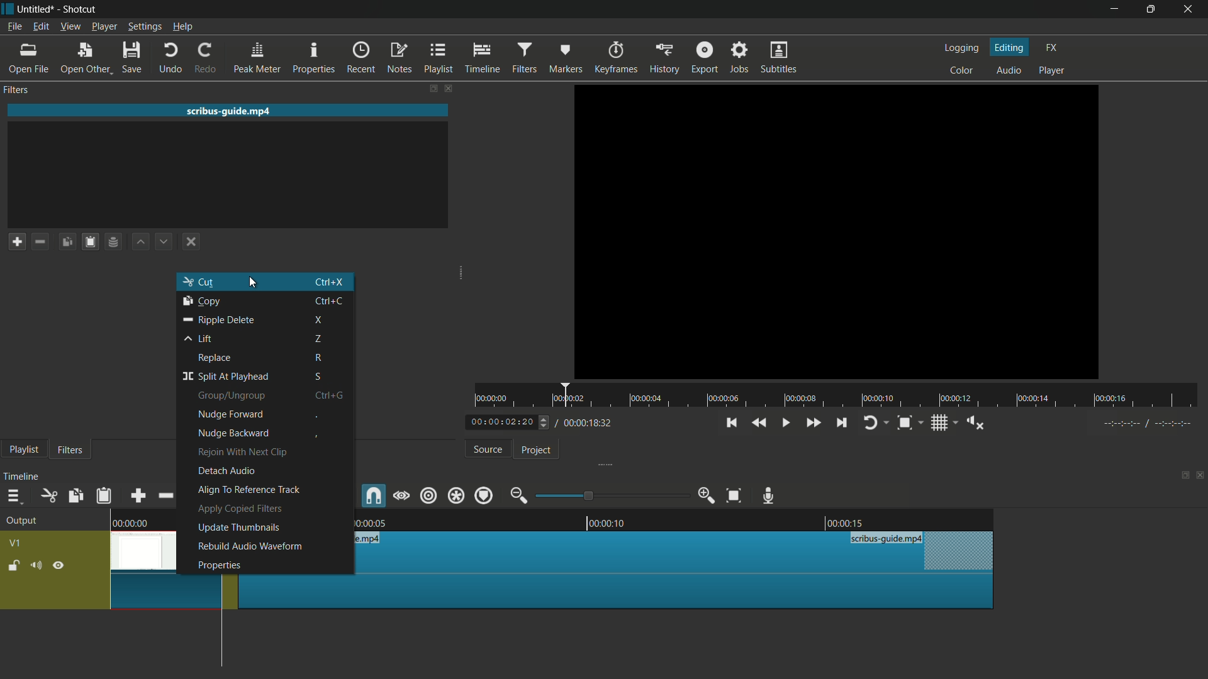 This screenshot has width=1208, height=679. Describe the element at coordinates (814, 422) in the screenshot. I see `quickly play forward` at that location.